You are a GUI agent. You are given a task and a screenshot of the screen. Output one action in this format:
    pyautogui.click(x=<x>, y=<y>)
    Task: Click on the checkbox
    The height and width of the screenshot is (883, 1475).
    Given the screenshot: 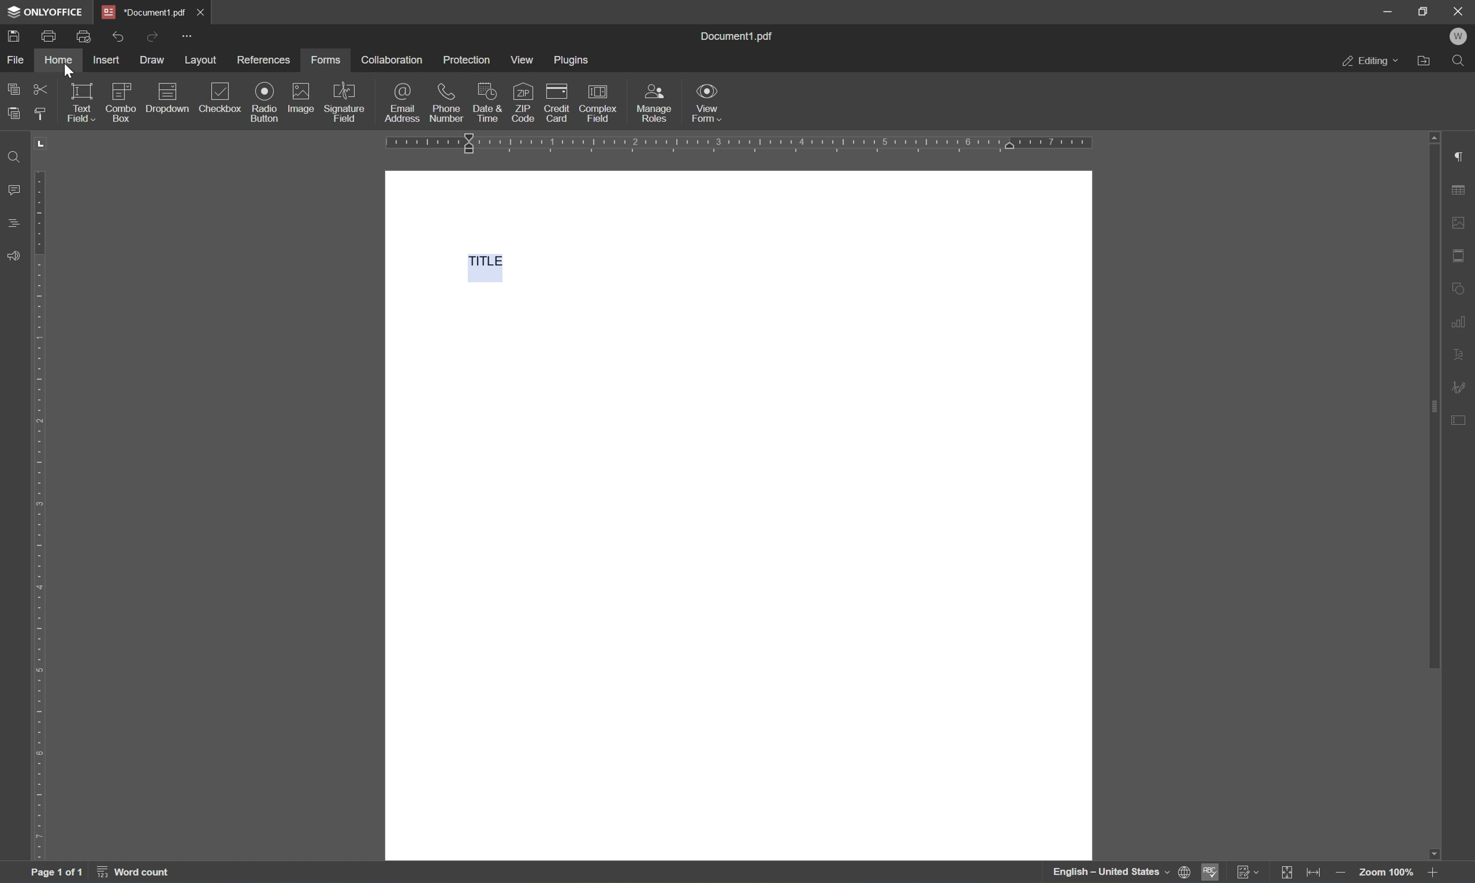 What is the action you would take?
    pyautogui.click(x=220, y=98)
    